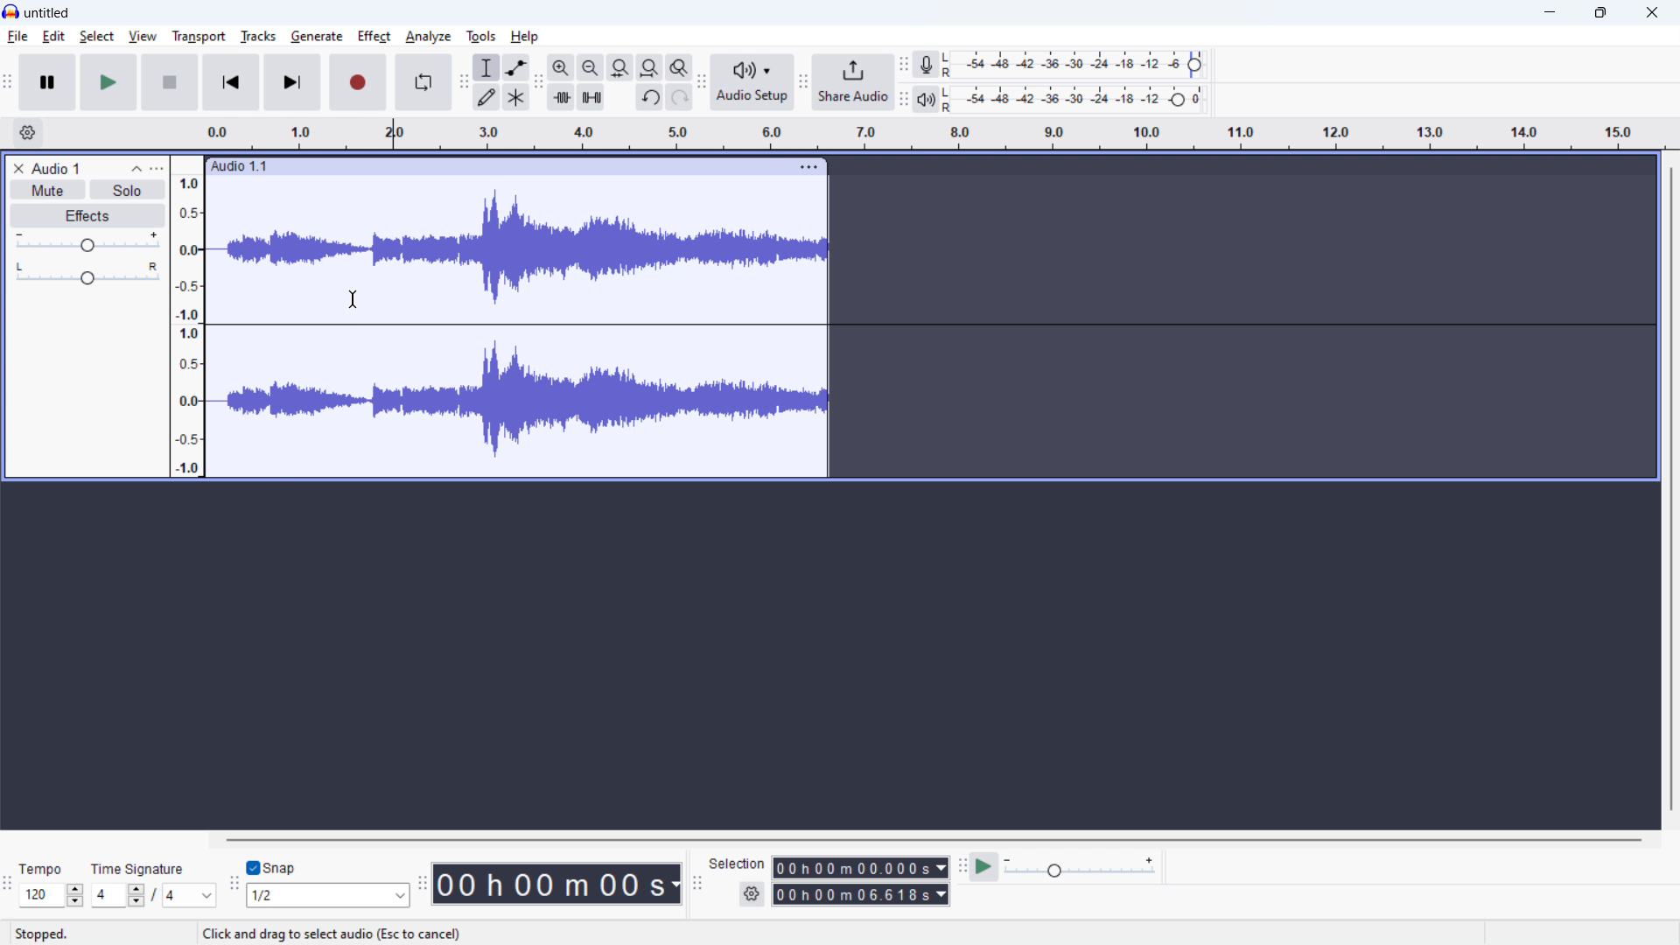 Image resolution: width=1680 pixels, height=945 pixels. I want to click on start time, so click(861, 868).